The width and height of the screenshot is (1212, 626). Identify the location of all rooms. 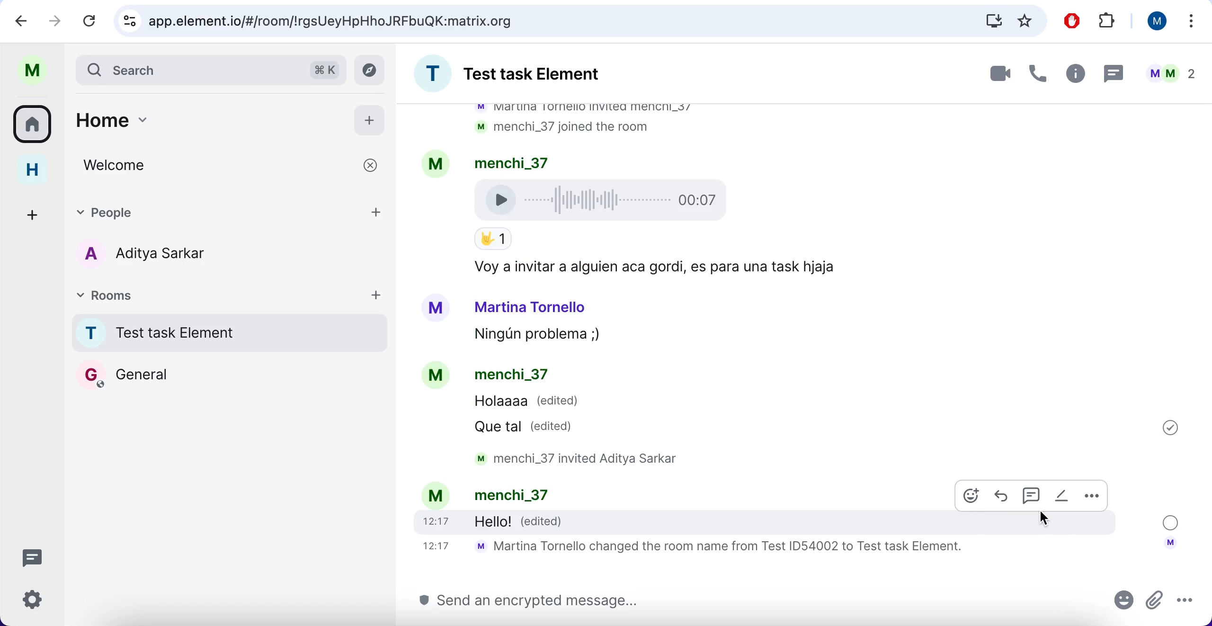
(34, 125).